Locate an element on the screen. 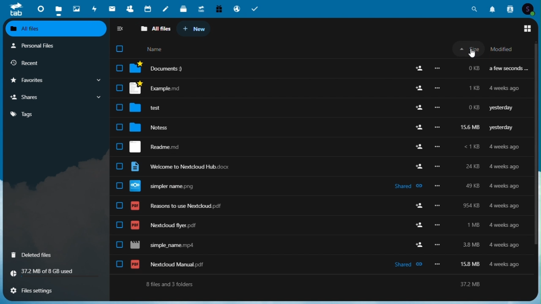 This screenshot has height=304, width=541. | Documents?) is located at coordinates (321, 69).